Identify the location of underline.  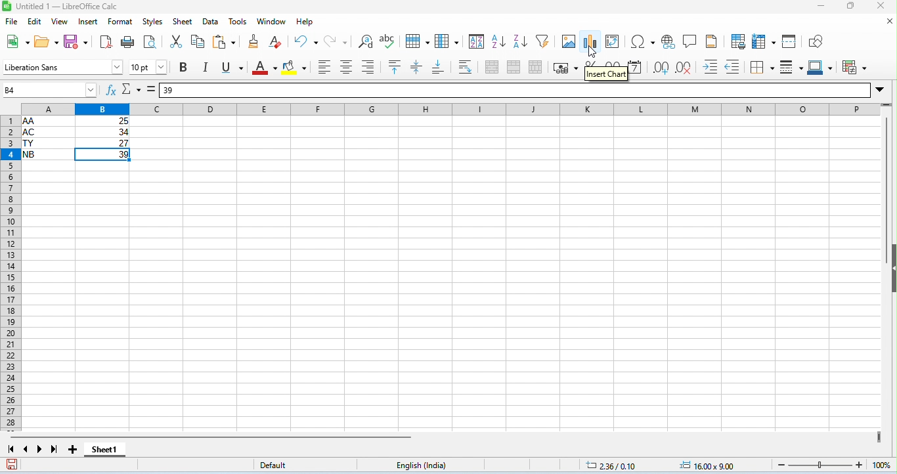
(232, 68).